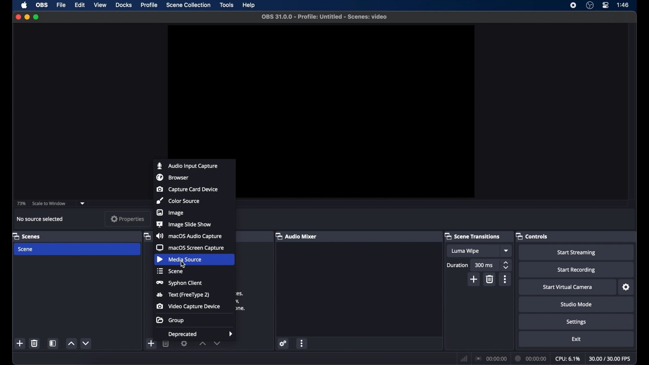 The width and height of the screenshot is (649, 365). I want to click on profile, so click(149, 5).